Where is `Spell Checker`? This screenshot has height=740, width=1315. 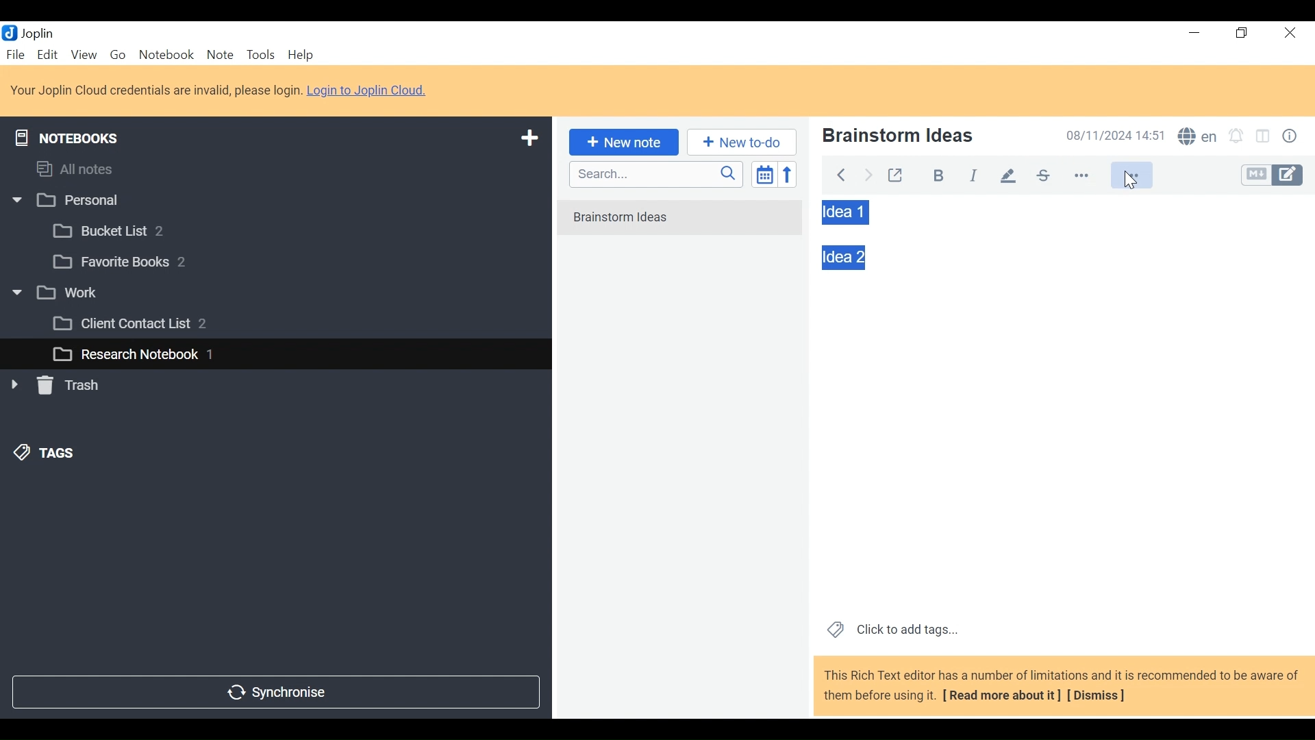
Spell Checker is located at coordinates (1197, 138).